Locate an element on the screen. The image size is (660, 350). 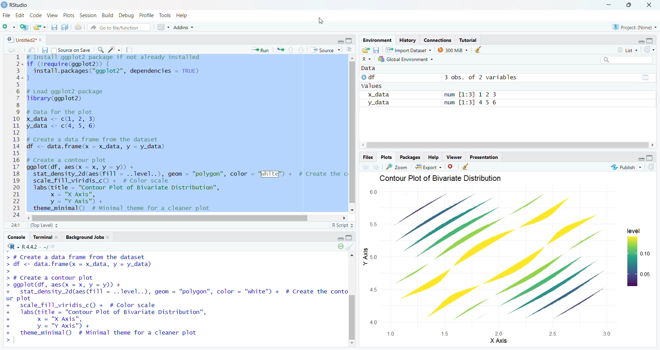
Source on Save is located at coordinates (71, 50).